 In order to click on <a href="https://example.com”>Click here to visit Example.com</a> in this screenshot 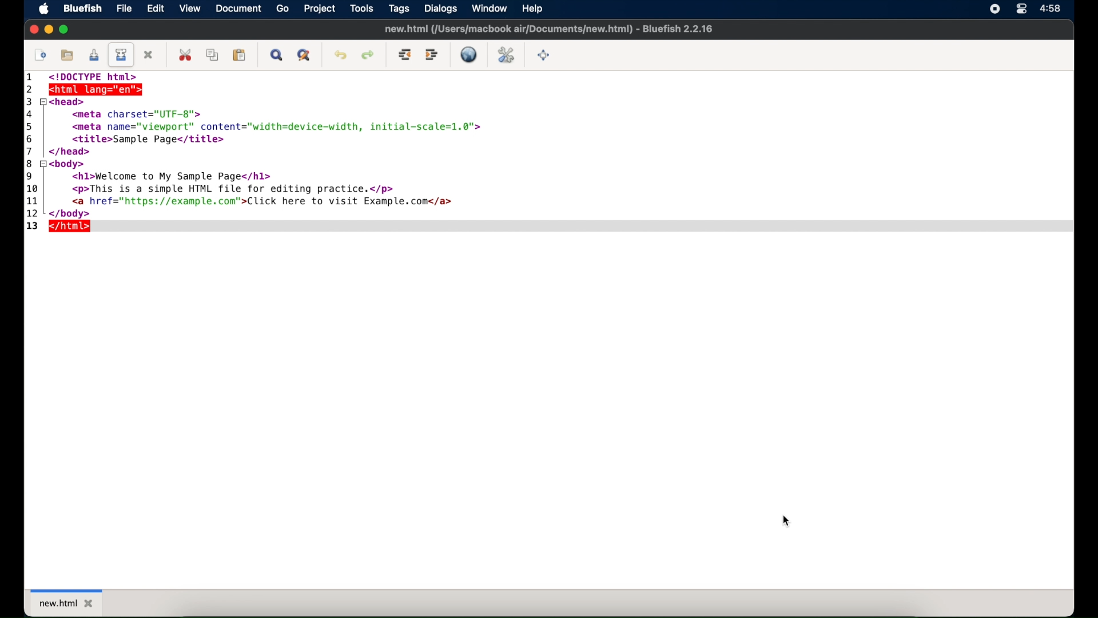, I will do `click(259, 202)`.